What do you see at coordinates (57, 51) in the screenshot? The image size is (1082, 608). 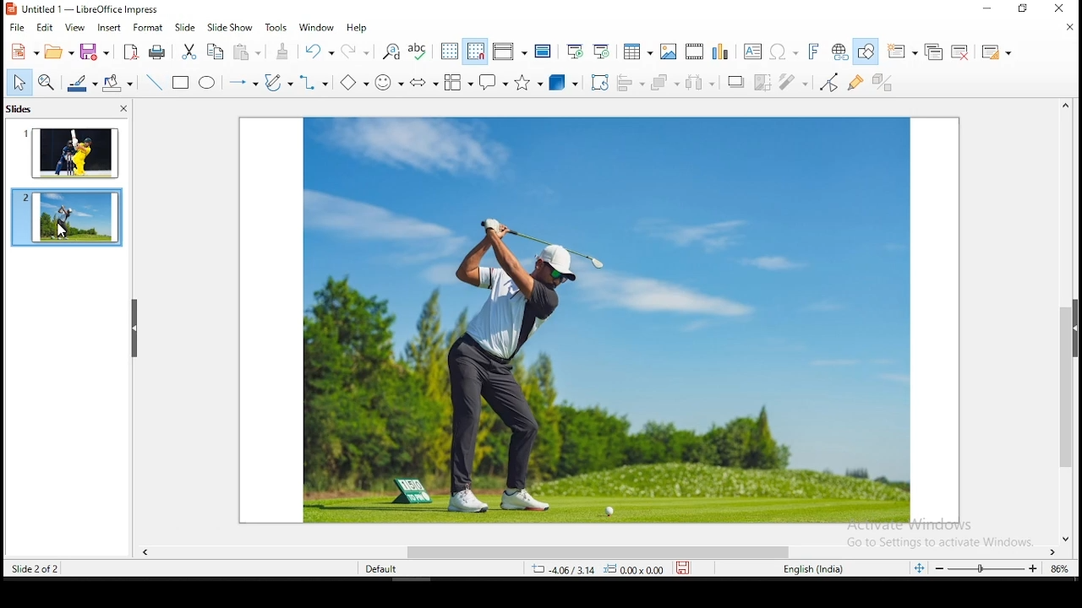 I see `open` at bounding box center [57, 51].